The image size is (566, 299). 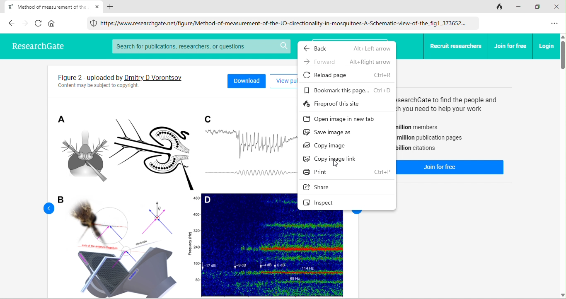 I want to click on research gate, so click(x=36, y=45).